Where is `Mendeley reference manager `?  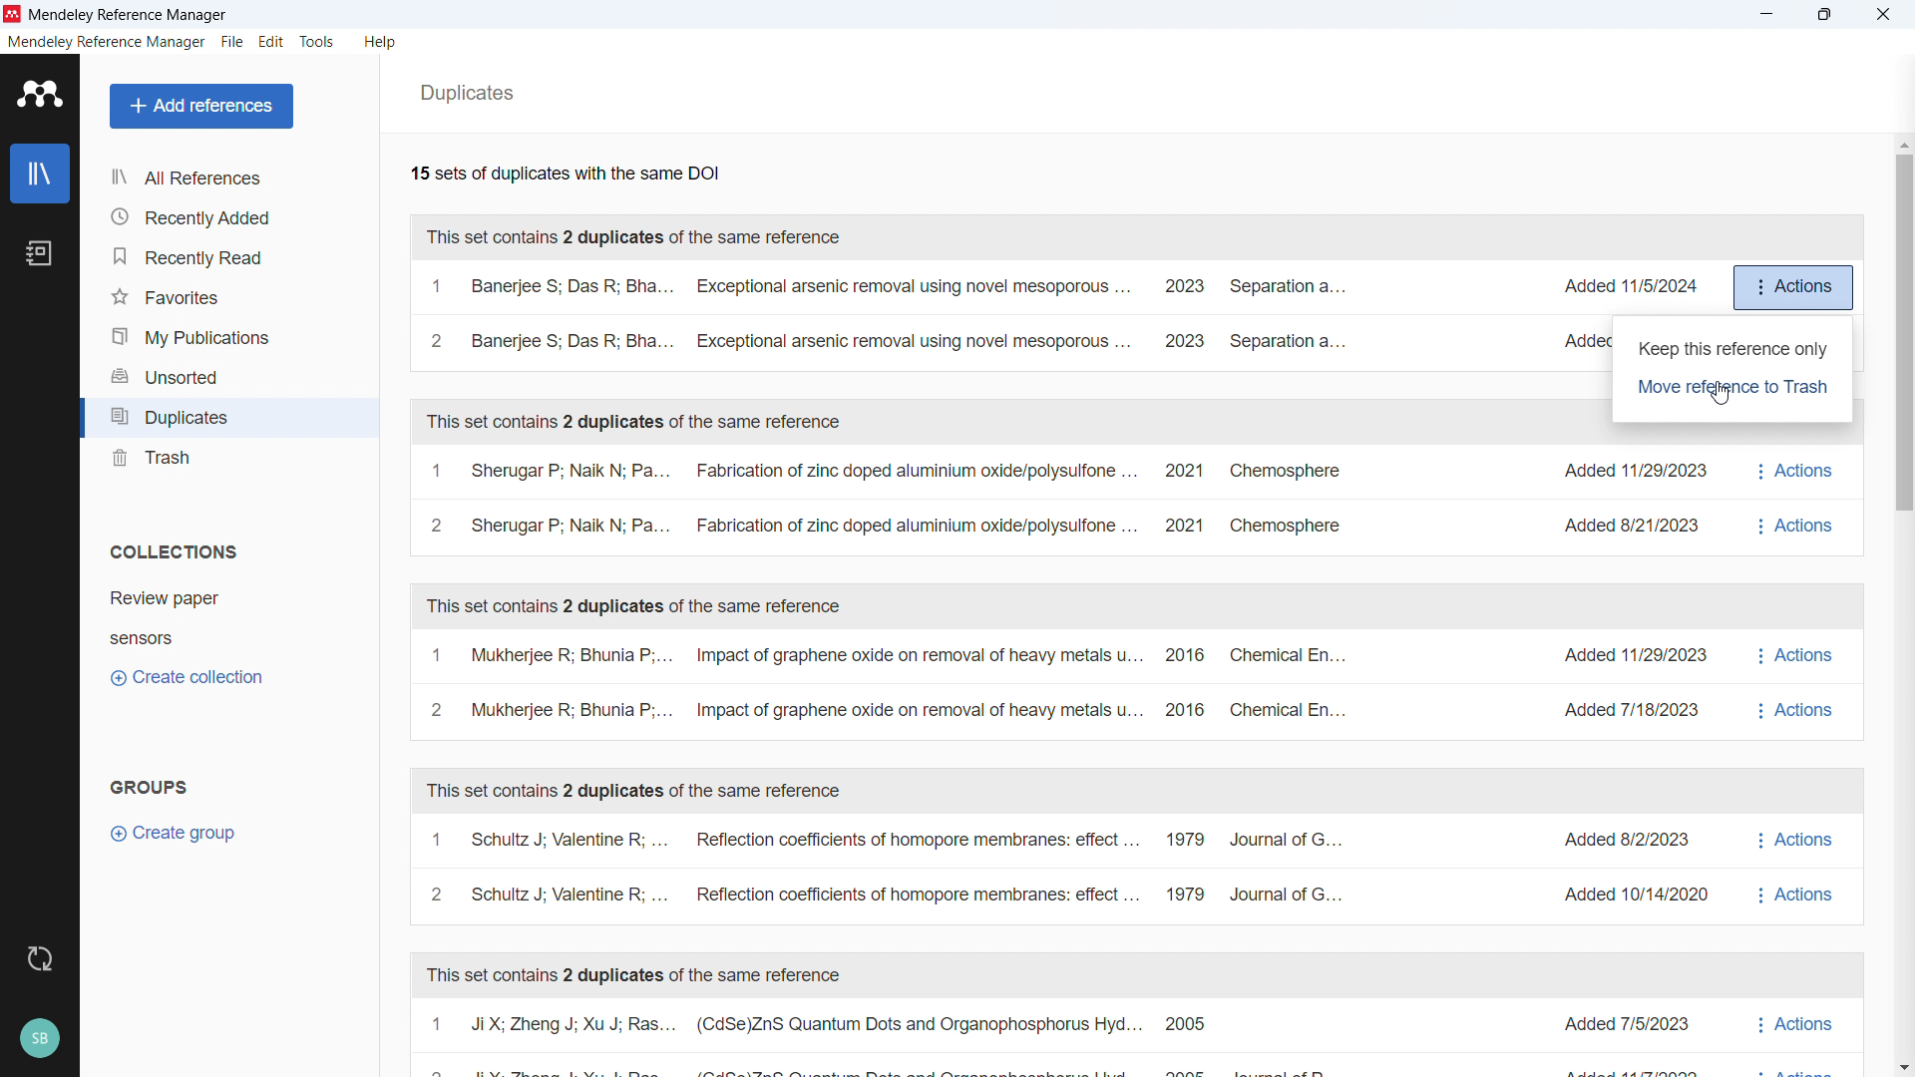 Mendeley reference manager  is located at coordinates (109, 43).